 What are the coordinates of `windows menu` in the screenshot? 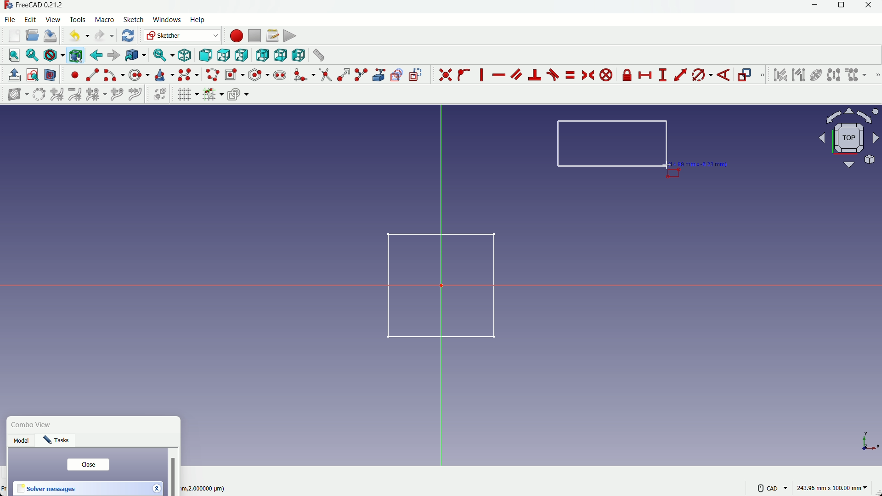 It's located at (166, 20).